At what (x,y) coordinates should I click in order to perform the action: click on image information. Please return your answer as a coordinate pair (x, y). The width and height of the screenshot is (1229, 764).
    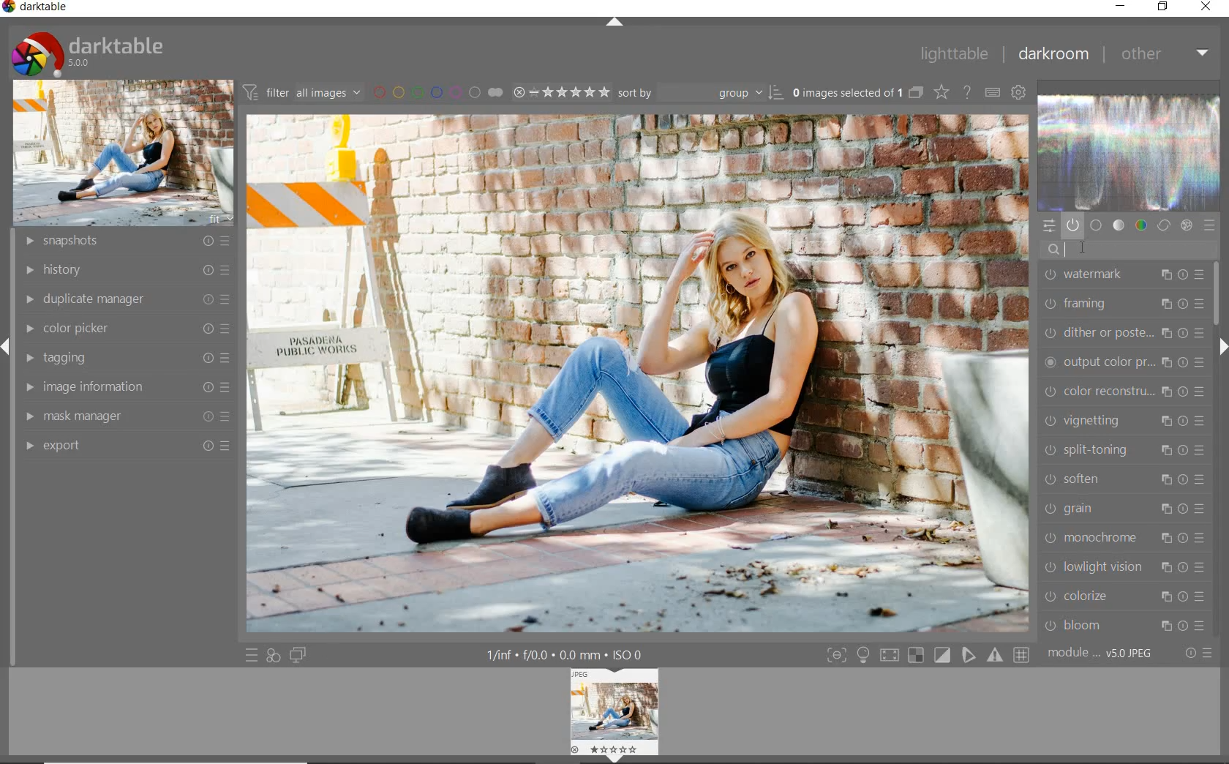
    Looking at the image, I should click on (124, 388).